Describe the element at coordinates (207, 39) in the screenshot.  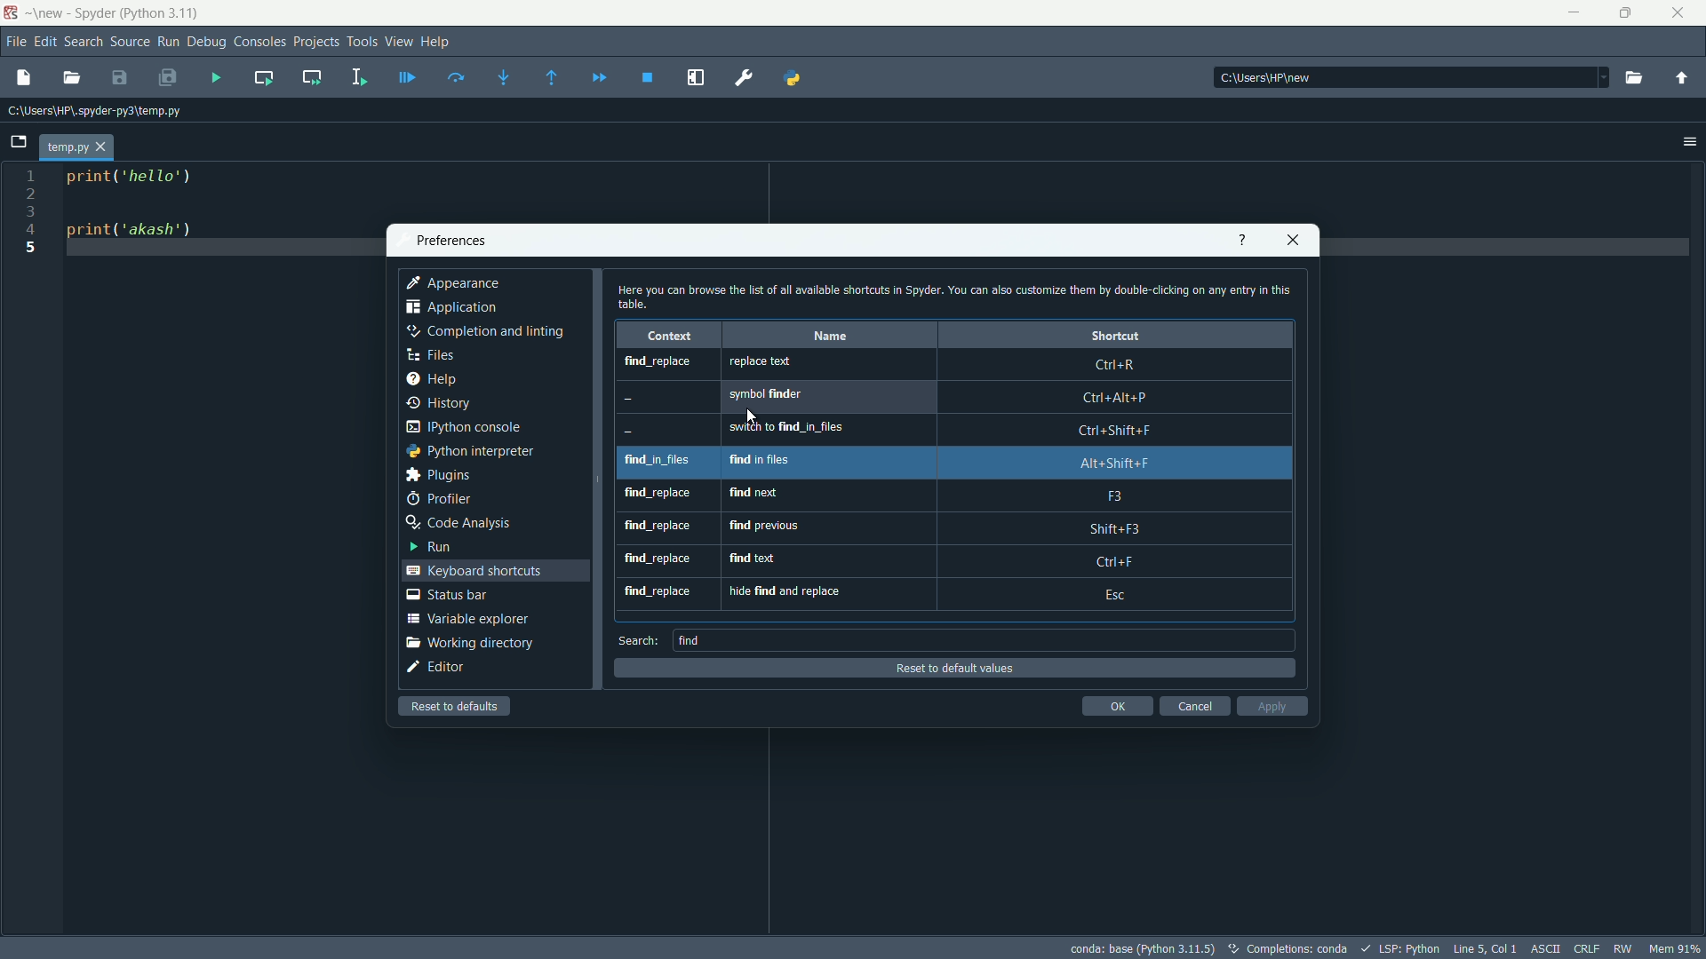
I see `debug menu` at that location.